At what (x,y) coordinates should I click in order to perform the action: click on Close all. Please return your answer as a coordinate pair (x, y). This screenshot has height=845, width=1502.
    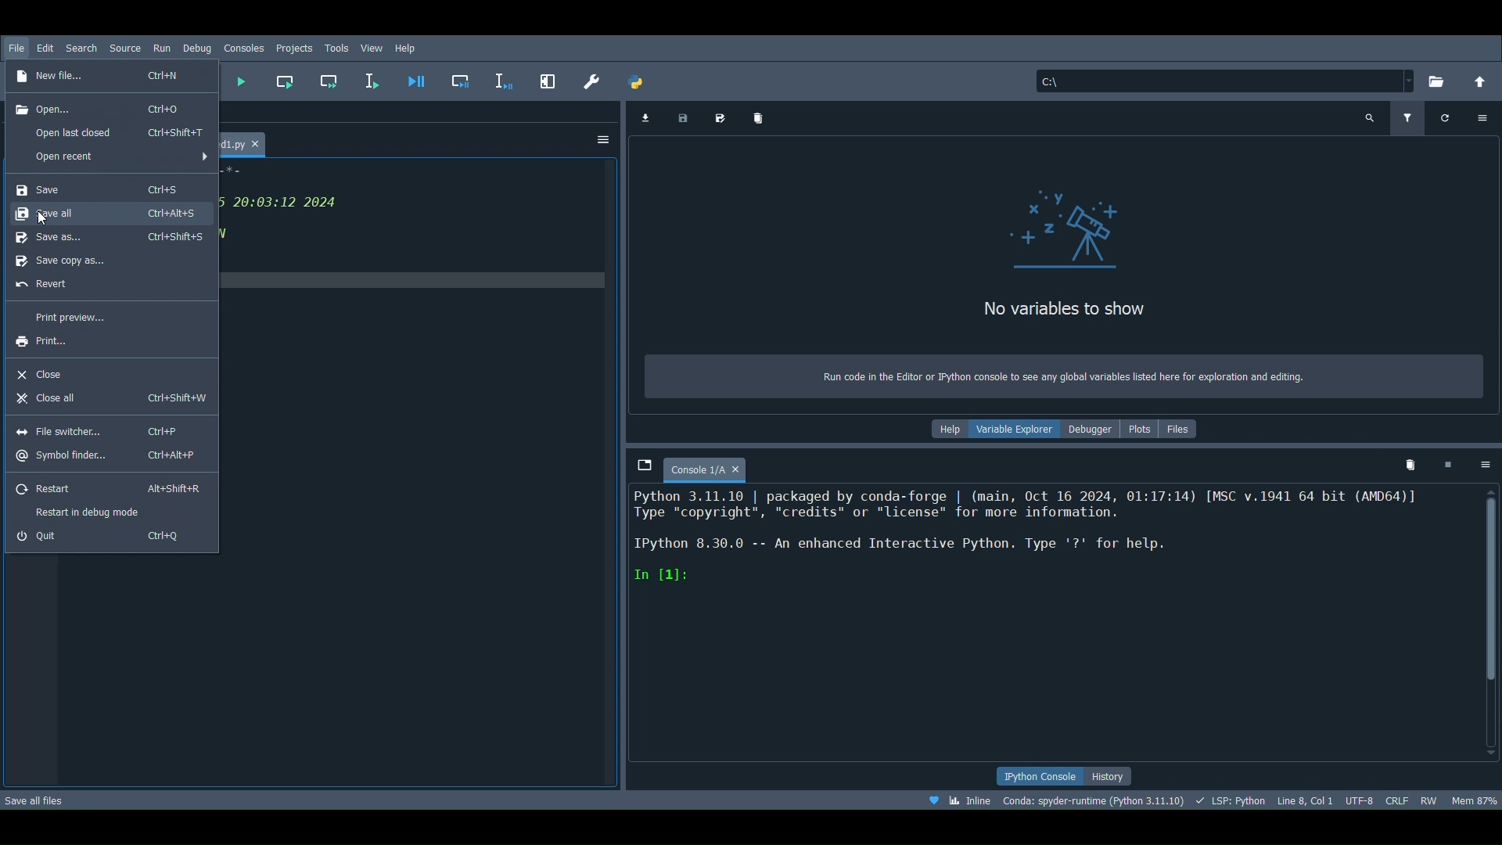
    Looking at the image, I should click on (107, 398).